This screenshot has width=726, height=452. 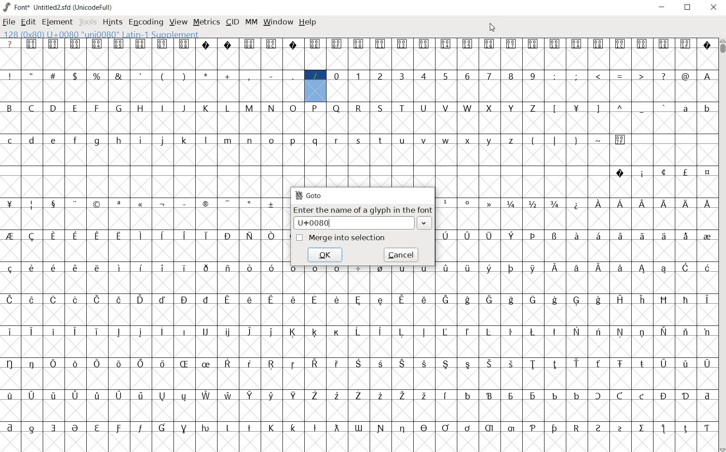 I want to click on glyph, so click(x=533, y=396).